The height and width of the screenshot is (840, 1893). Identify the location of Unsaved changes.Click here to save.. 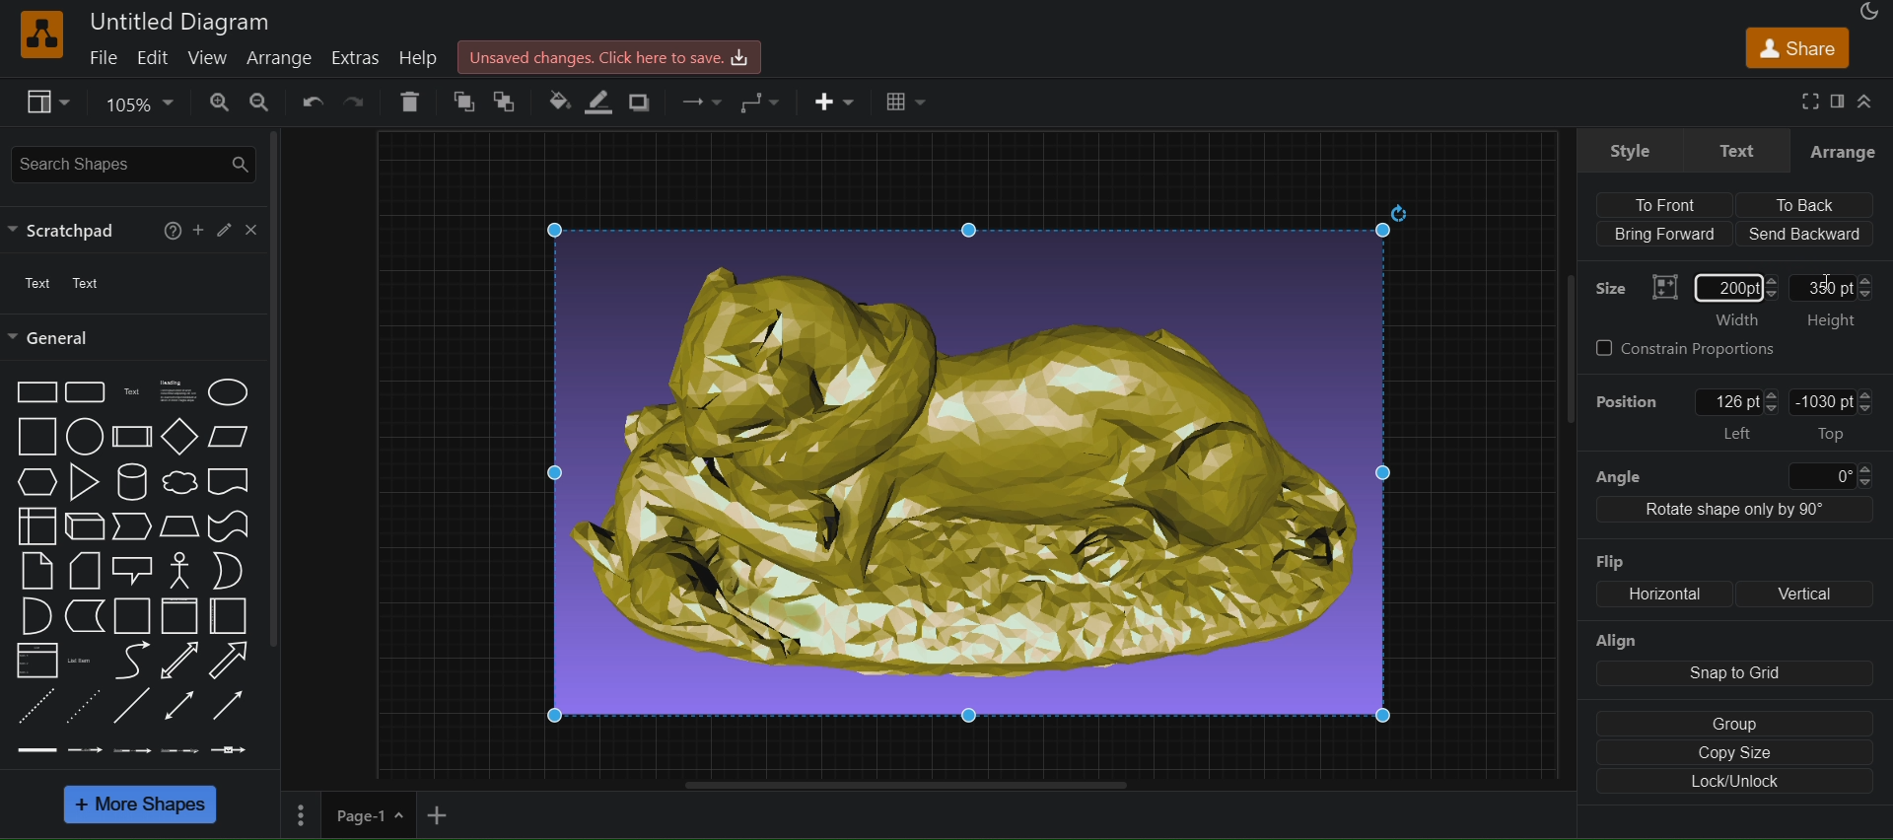
(609, 55).